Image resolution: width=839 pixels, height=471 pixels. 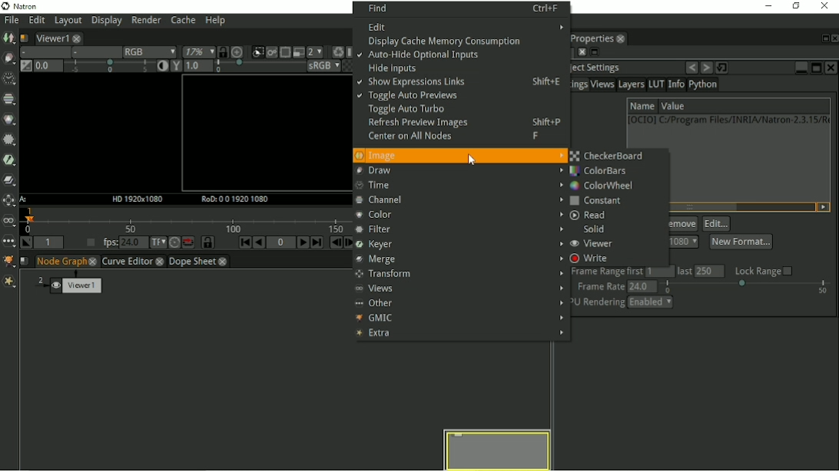 I want to click on 1 [0CIO0] C:/Program Files/INRIA/Natron-2.3.15/R(, so click(x=728, y=120).